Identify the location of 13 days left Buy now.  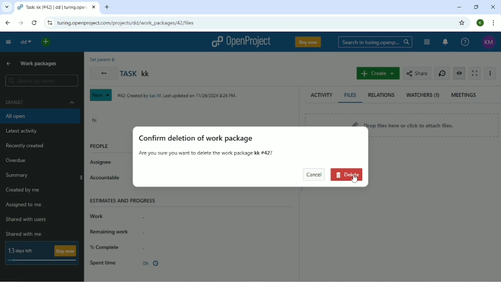
(42, 253).